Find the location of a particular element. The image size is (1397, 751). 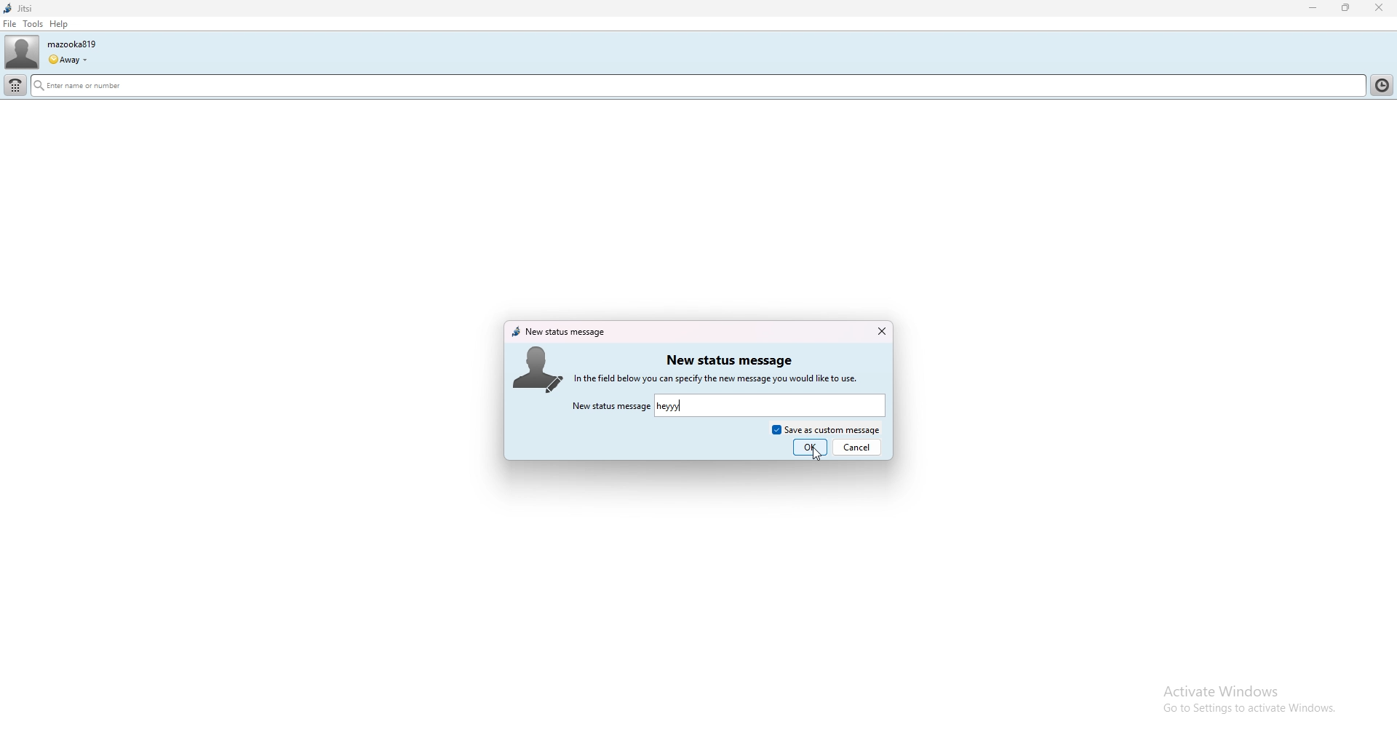

tools is located at coordinates (33, 23).